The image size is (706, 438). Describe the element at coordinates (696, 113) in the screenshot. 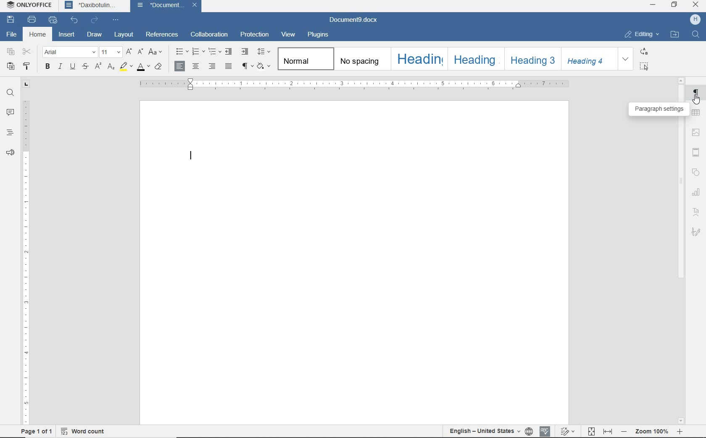

I see `table` at that location.